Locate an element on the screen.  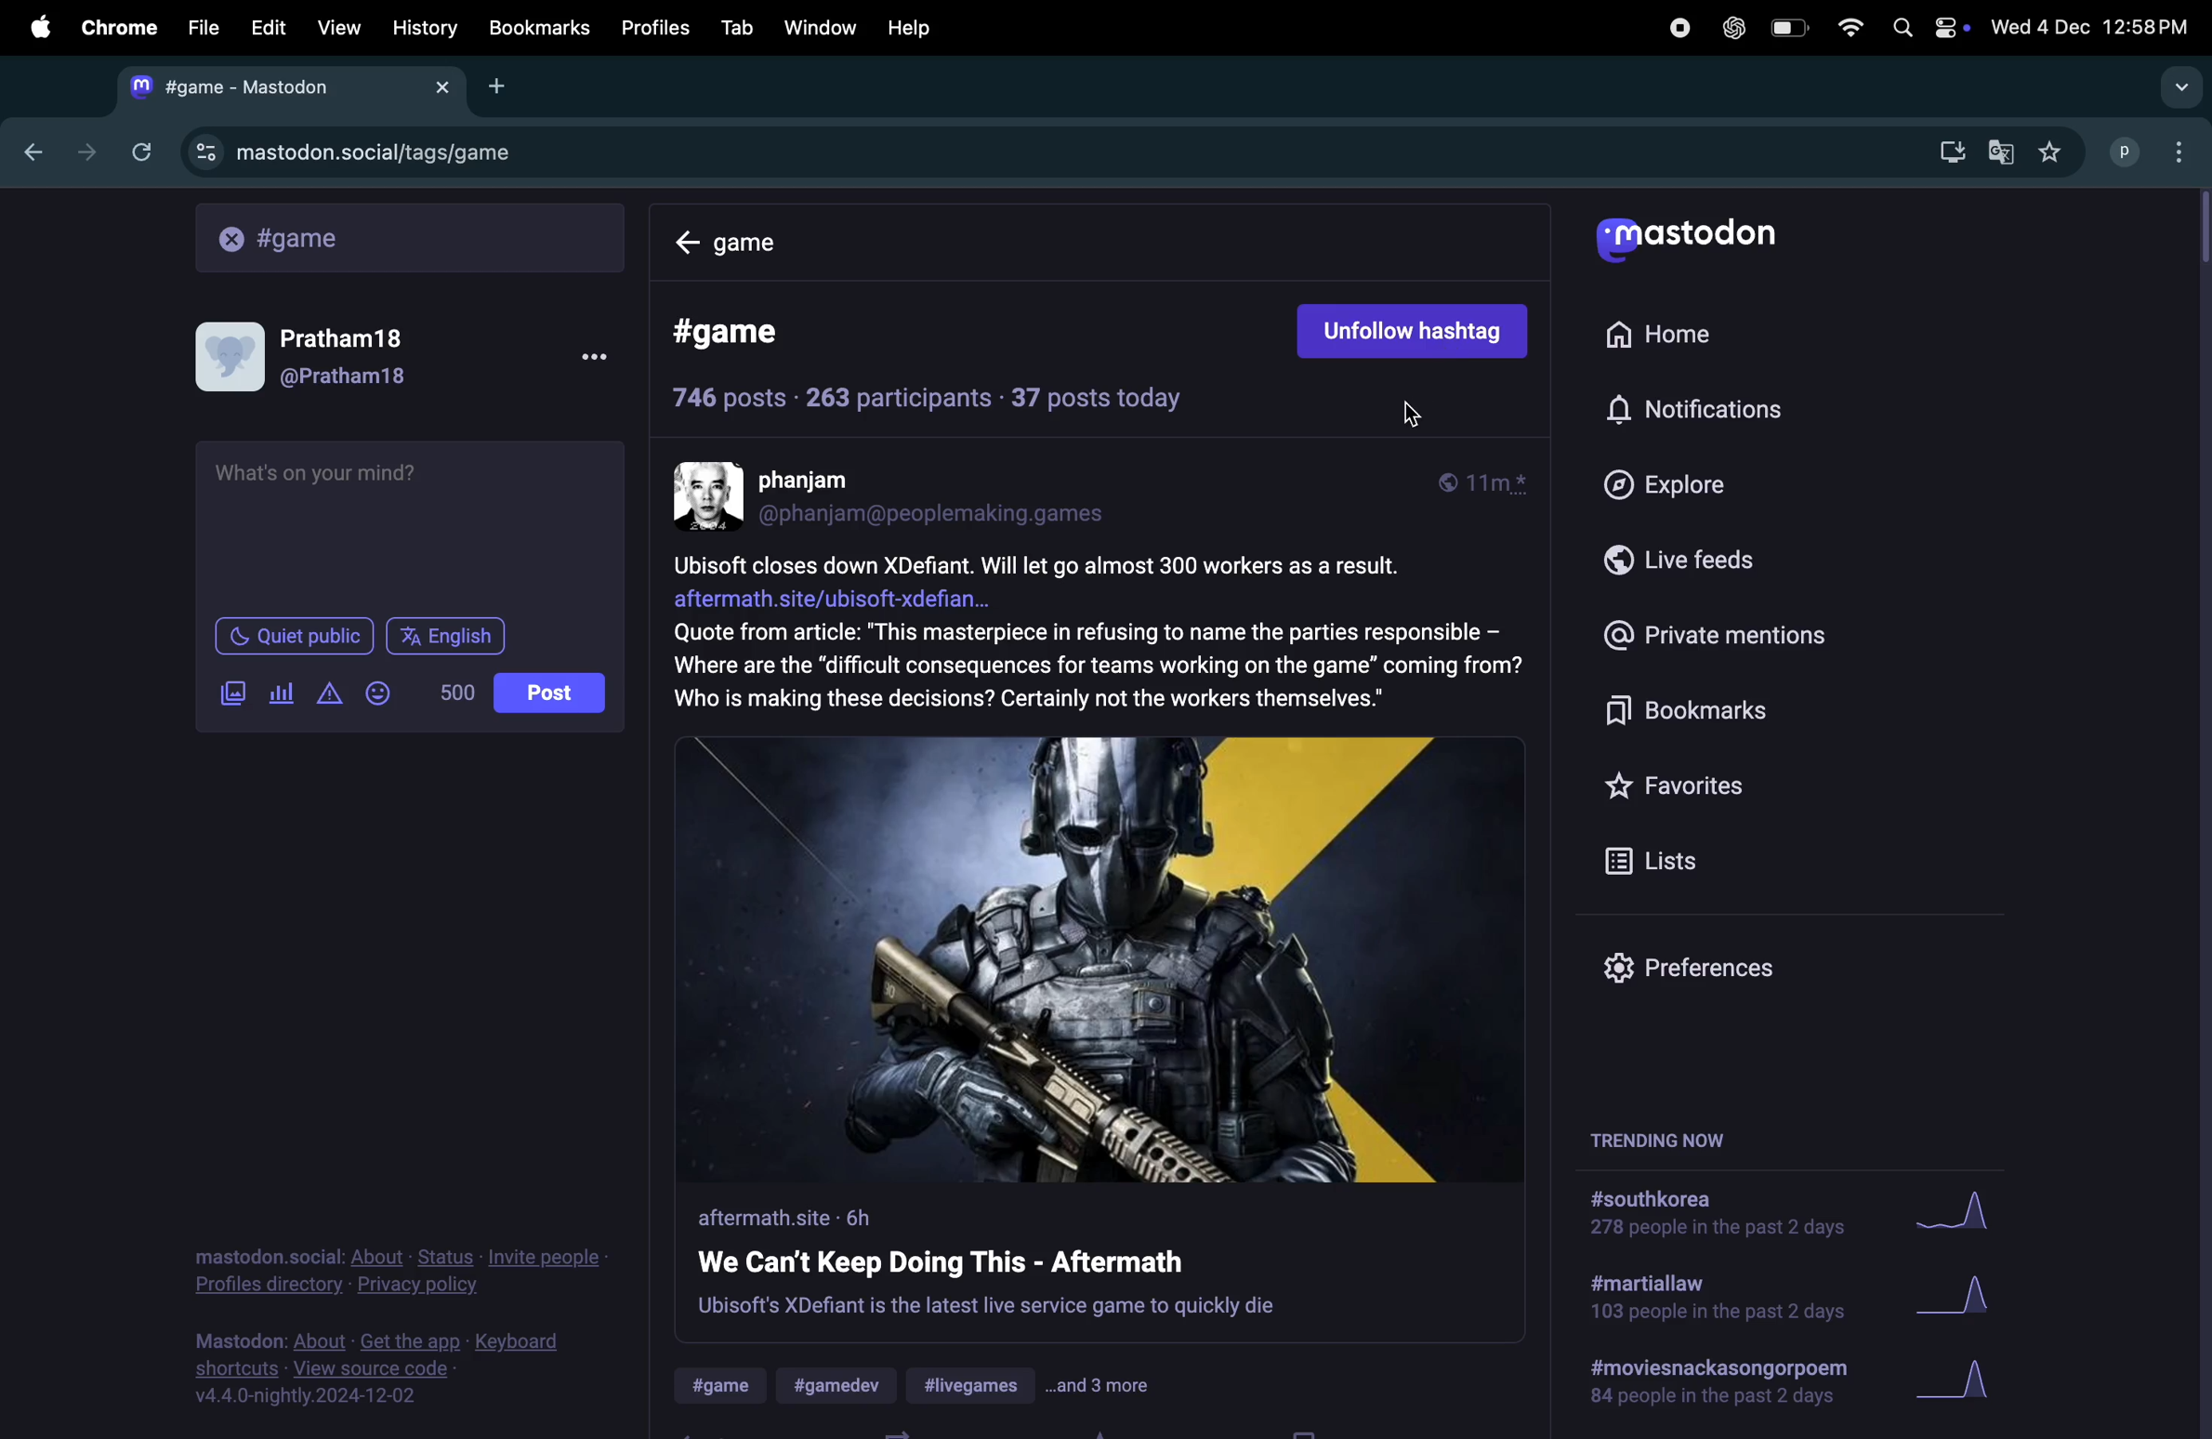
file is located at coordinates (201, 26).